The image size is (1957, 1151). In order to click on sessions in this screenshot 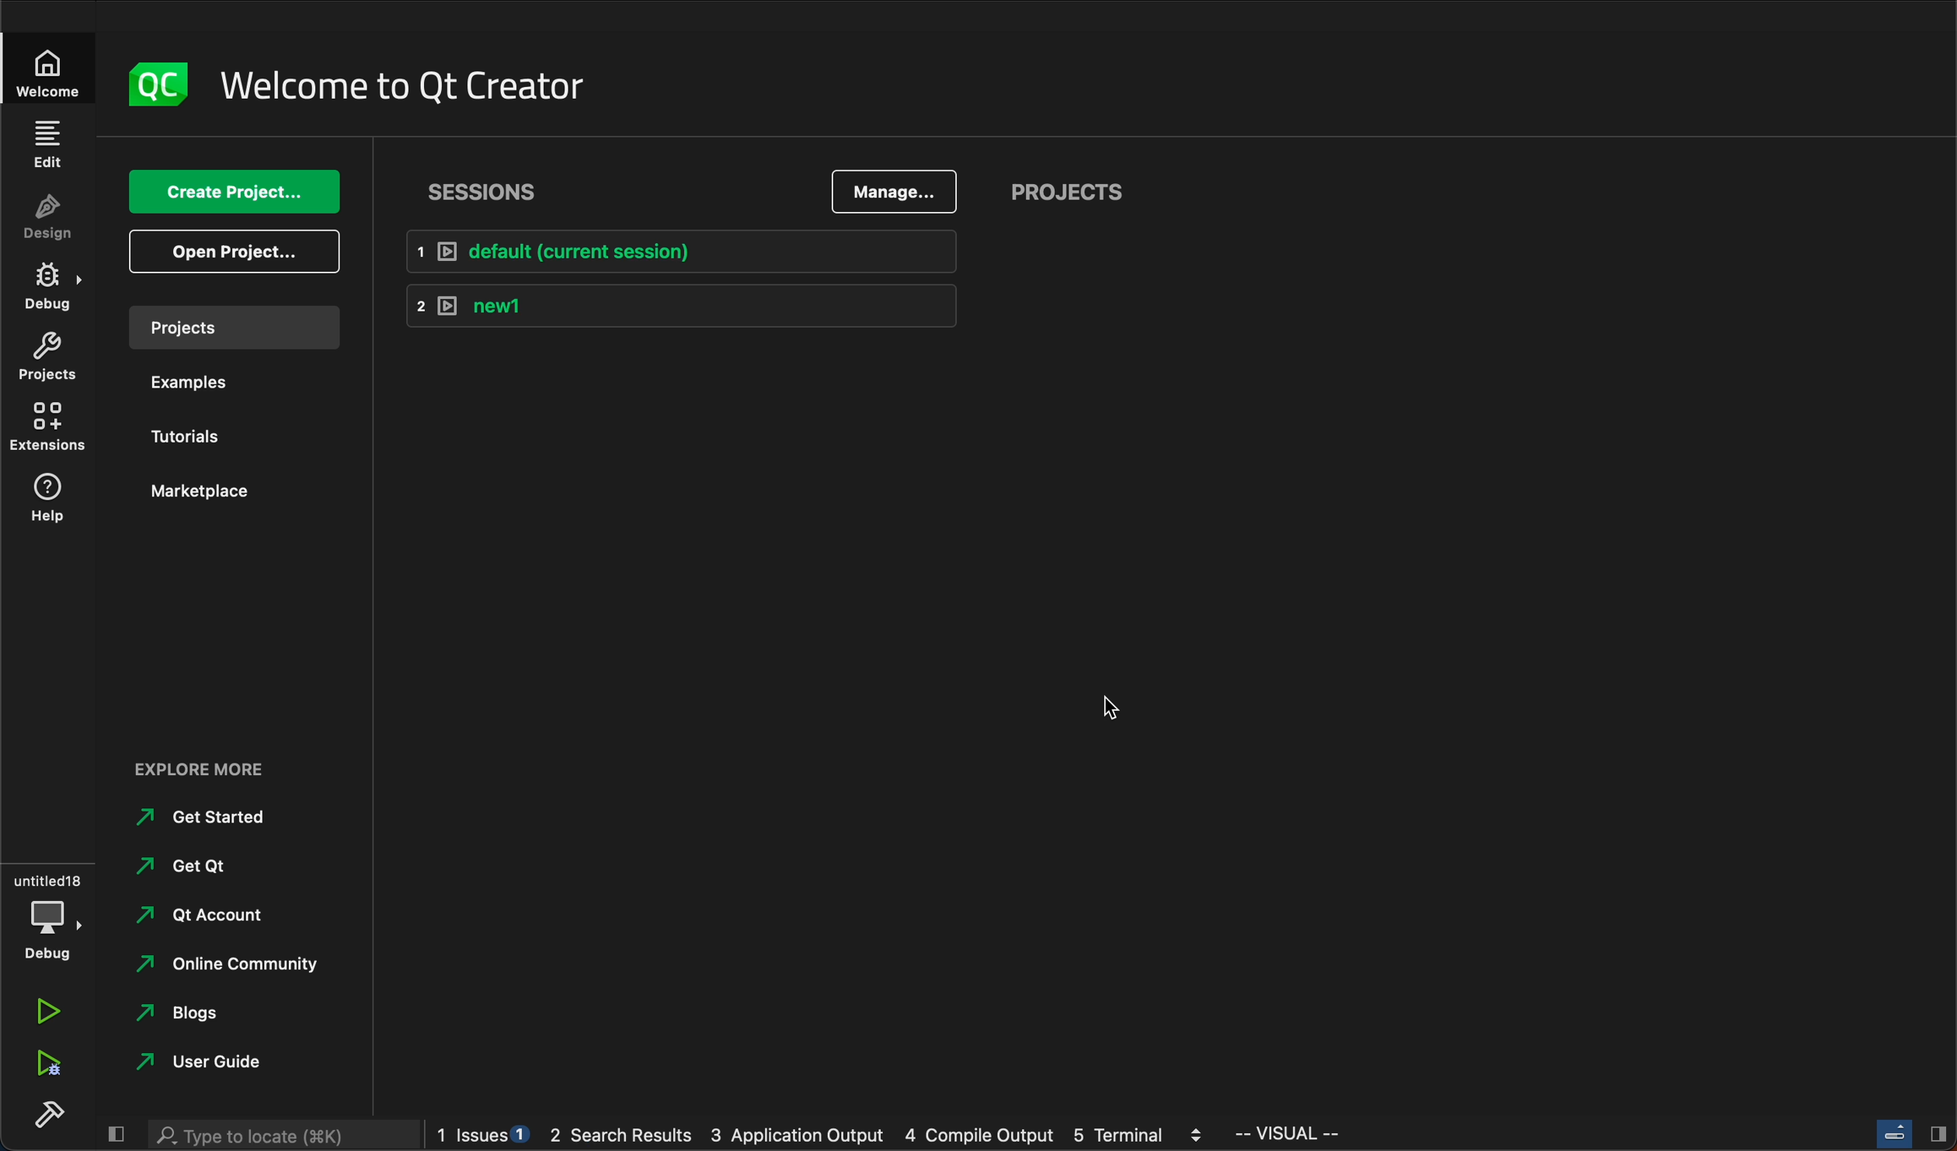, I will do `click(474, 187)`.